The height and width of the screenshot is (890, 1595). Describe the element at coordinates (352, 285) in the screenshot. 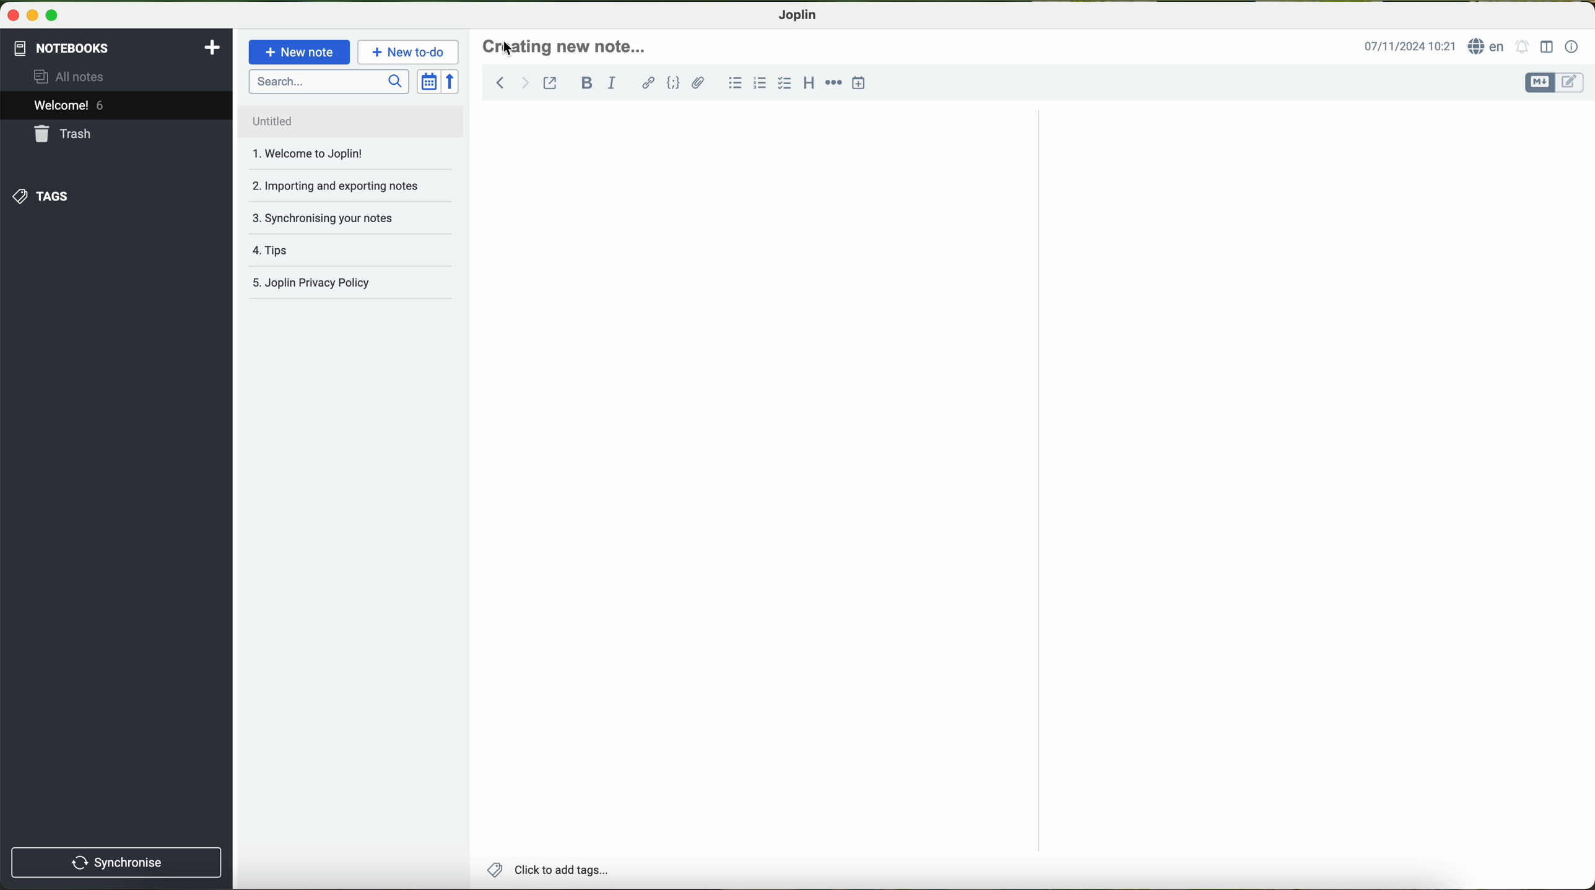

I see `Joplin privacy policy` at that location.